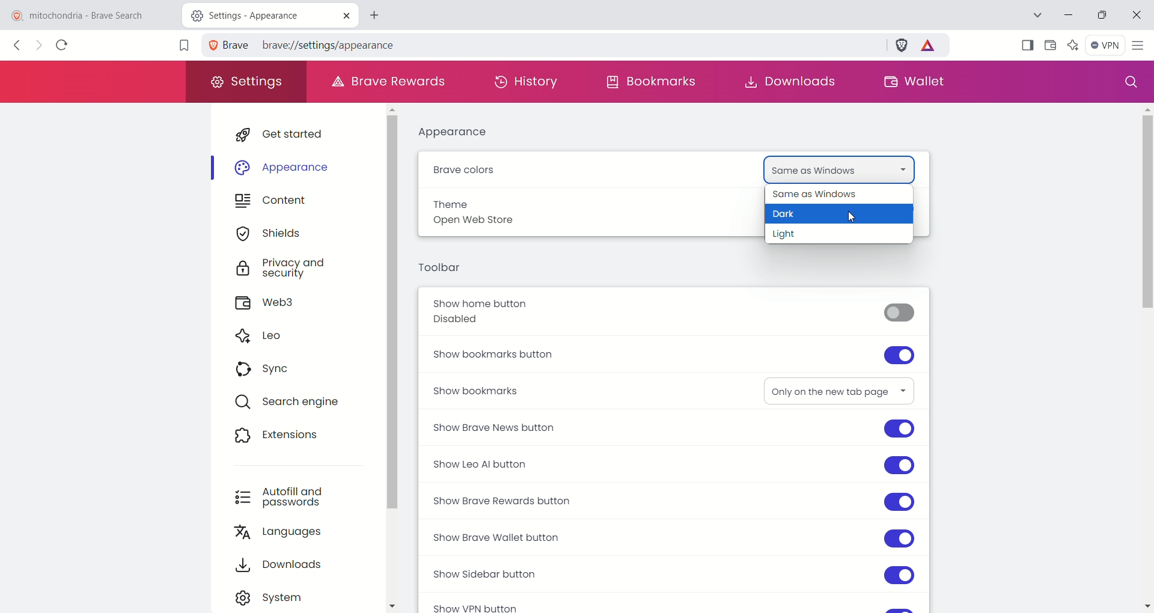 The image size is (1154, 613). What do you see at coordinates (1140, 12) in the screenshot?
I see `close` at bounding box center [1140, 12].